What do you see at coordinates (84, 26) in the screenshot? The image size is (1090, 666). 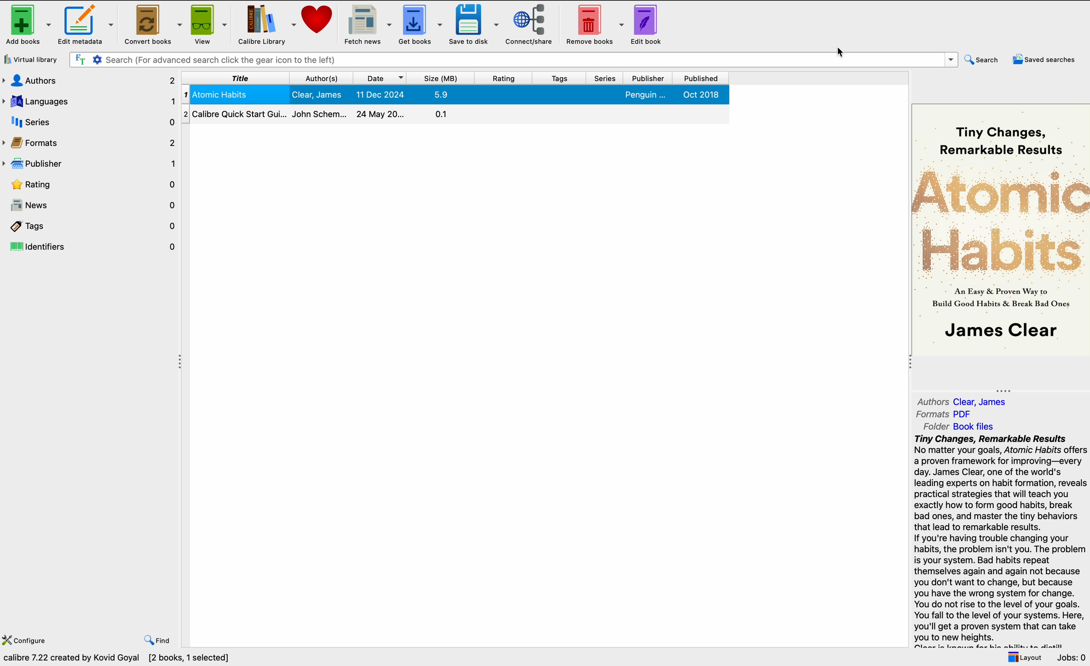 I see `click on metadata` at bounding box center [84, 26].